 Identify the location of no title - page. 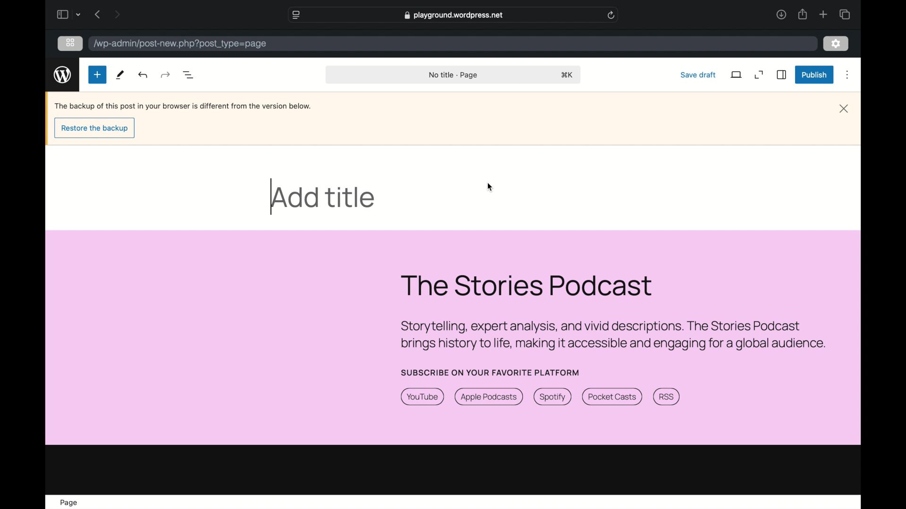
(455, 75).